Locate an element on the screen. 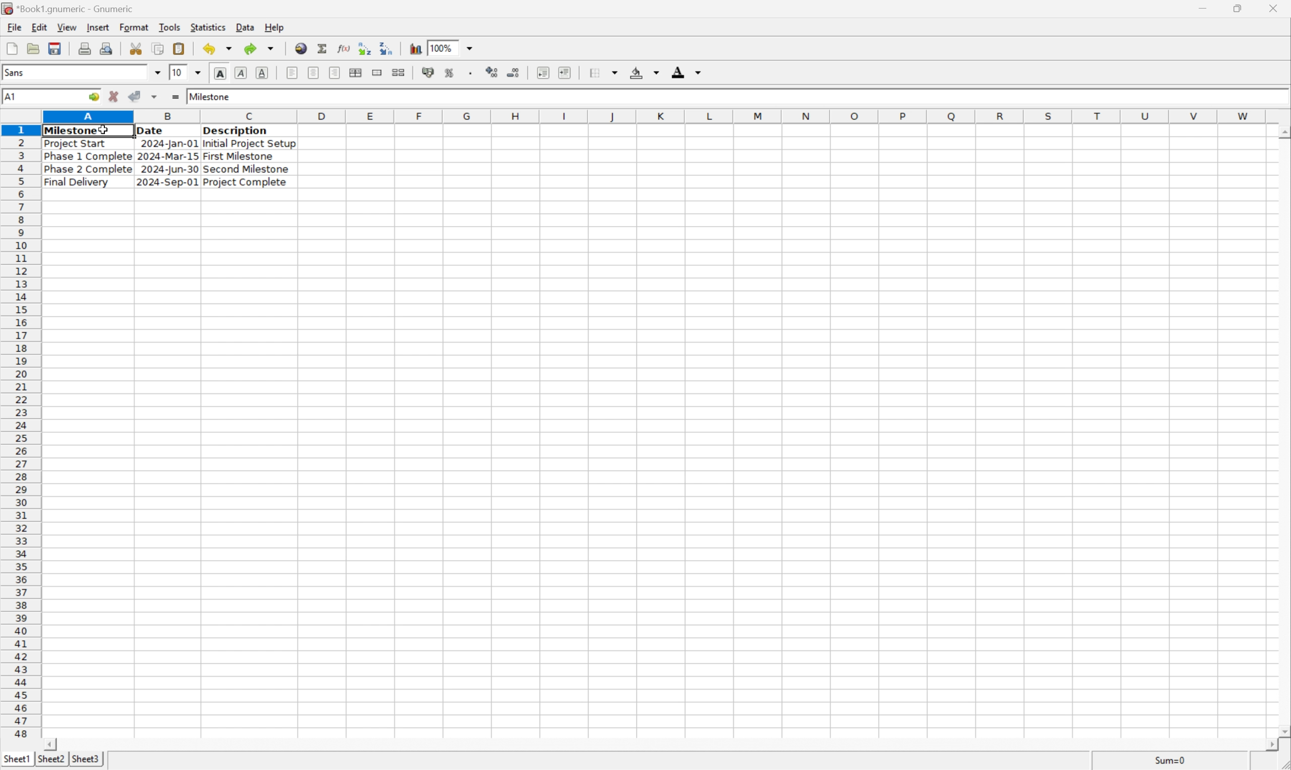 This screenshot has width=1291, height=770. Table is located at coordinates (171, 157).